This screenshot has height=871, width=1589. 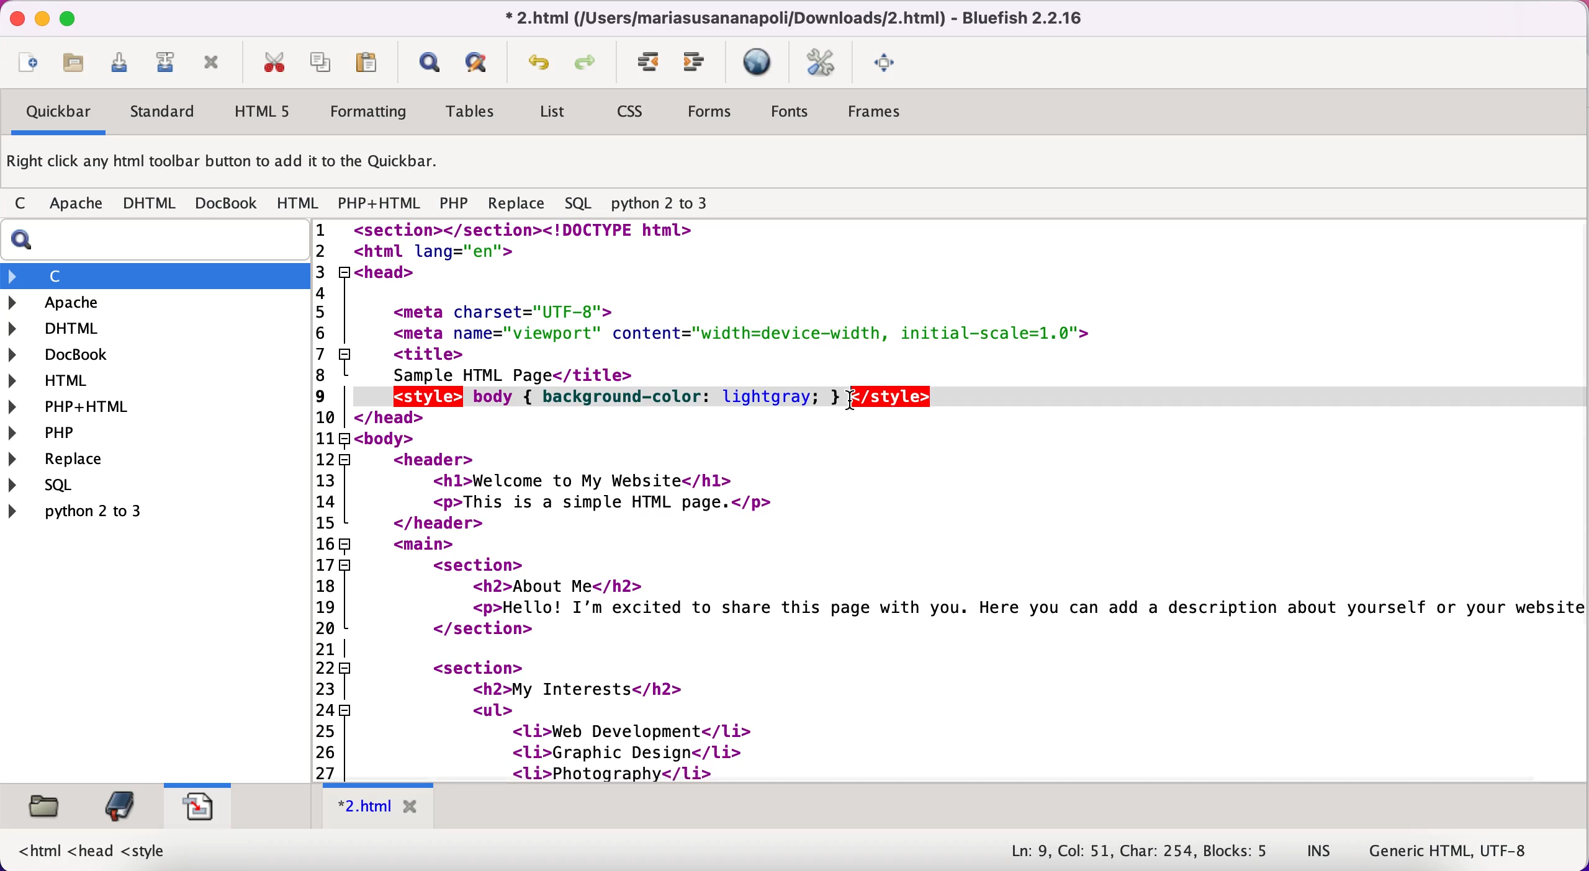 What do you see at coordinates (78, 432) in the screenshot?
I see `php` at bounding box center [78, 432].